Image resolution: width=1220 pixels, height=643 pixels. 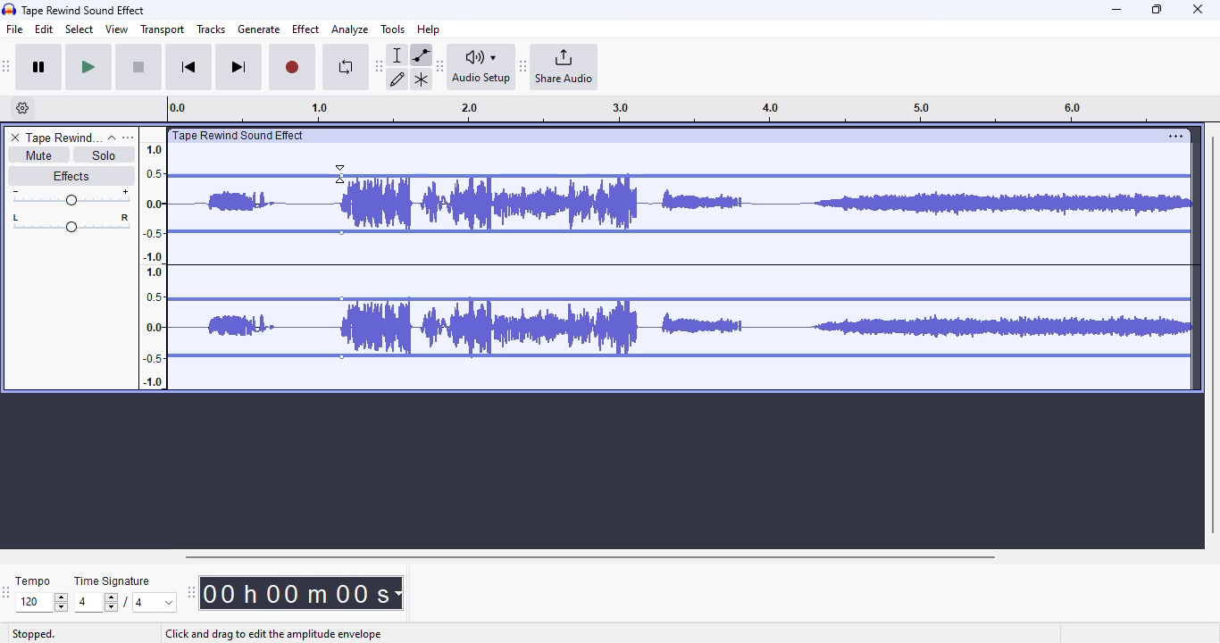 What do you see at coordinates (117, 29) in the screenshot?
I see `view` at bounding box center [117, 29].